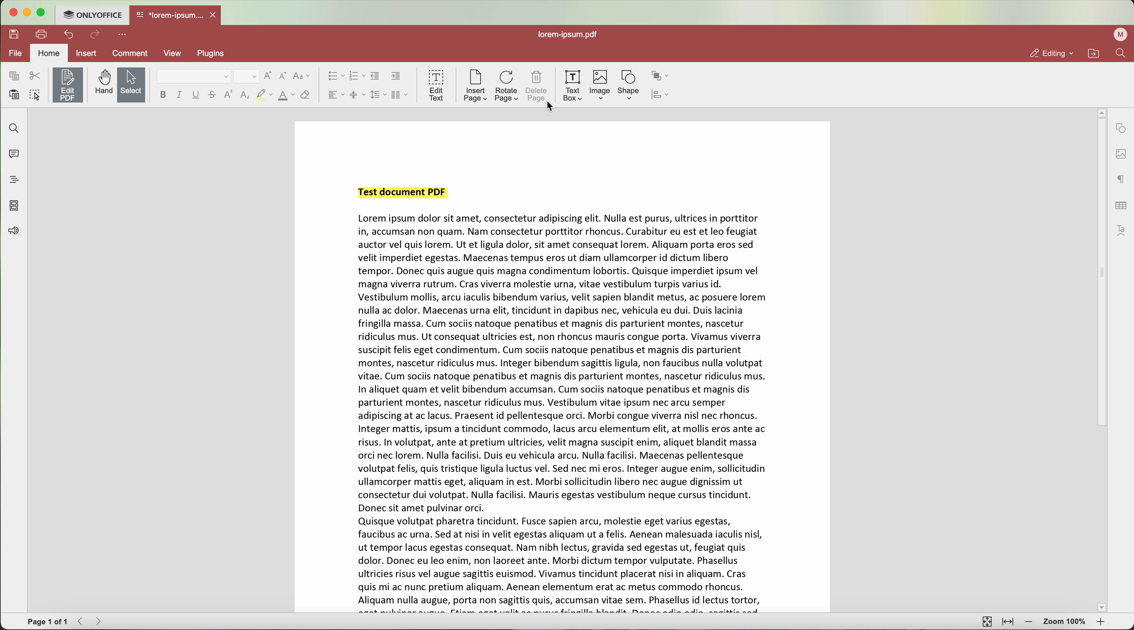 This screenshot has width=1134, height=630. What do you see at coordinates (92, 15) in the screenshot?
I see `ONLYOFFICE` at bounding box center [92, 15].